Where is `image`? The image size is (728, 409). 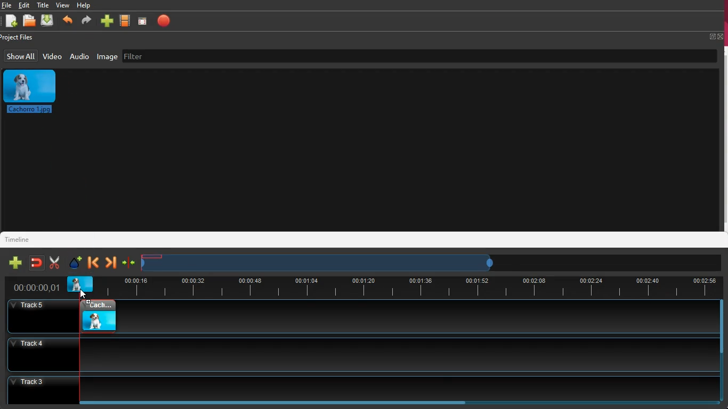 image is located at coordinates (36, 94).